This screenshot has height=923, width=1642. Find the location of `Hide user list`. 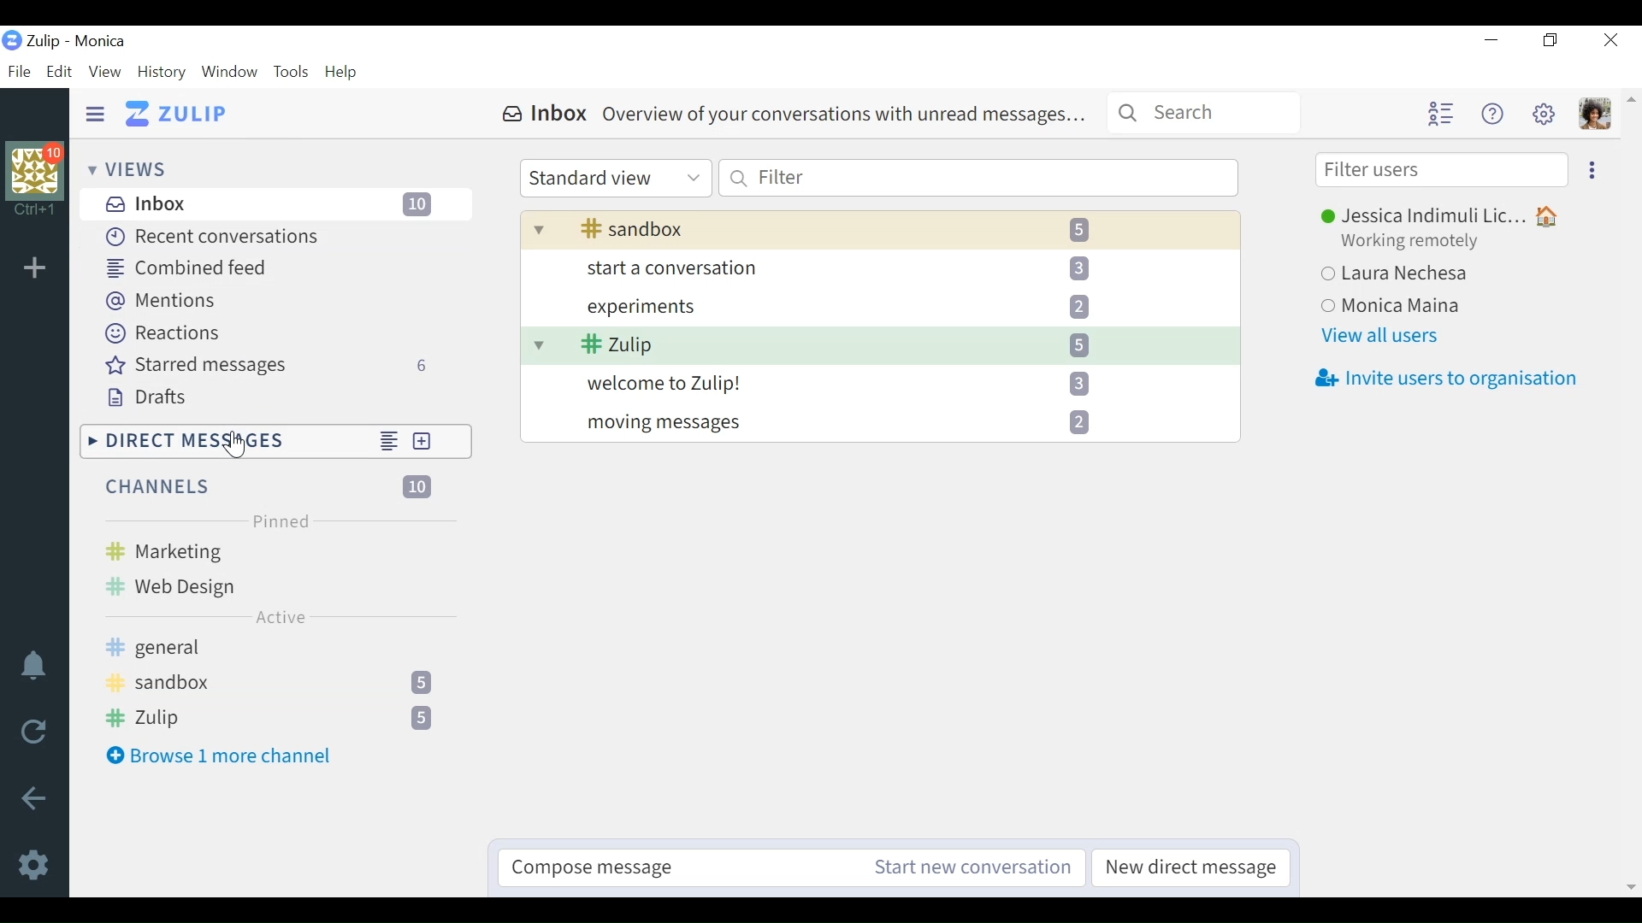

Hide user list is located at coordinates (1439, 112).